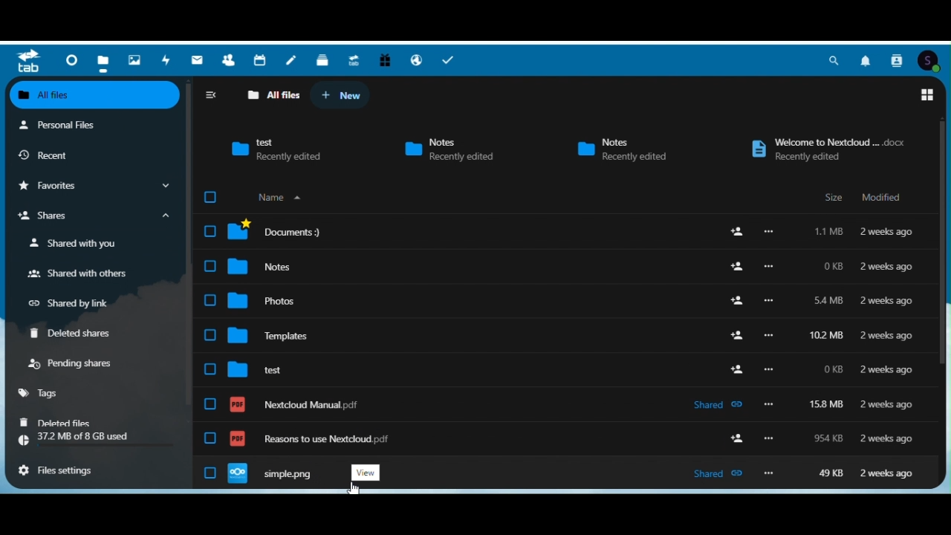 This screenshot has height=535, width=951. I want to click on size, so click(829, 232).